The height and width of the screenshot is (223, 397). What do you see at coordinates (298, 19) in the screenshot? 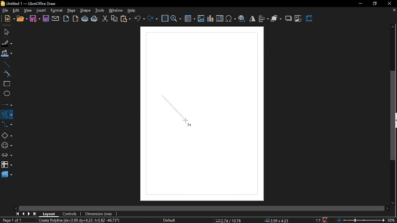
I see `crop` at bounding box center [298, 19].